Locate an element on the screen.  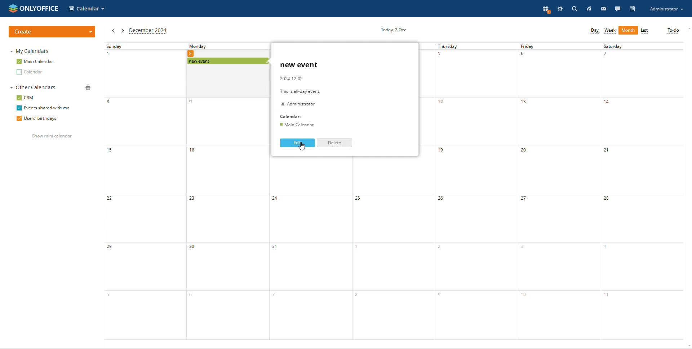
event description is located at coordinates (300, 95).